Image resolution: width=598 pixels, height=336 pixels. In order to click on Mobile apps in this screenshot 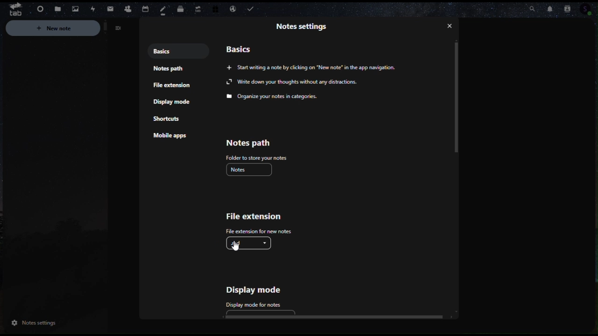, I will do `click(173, 137)`.